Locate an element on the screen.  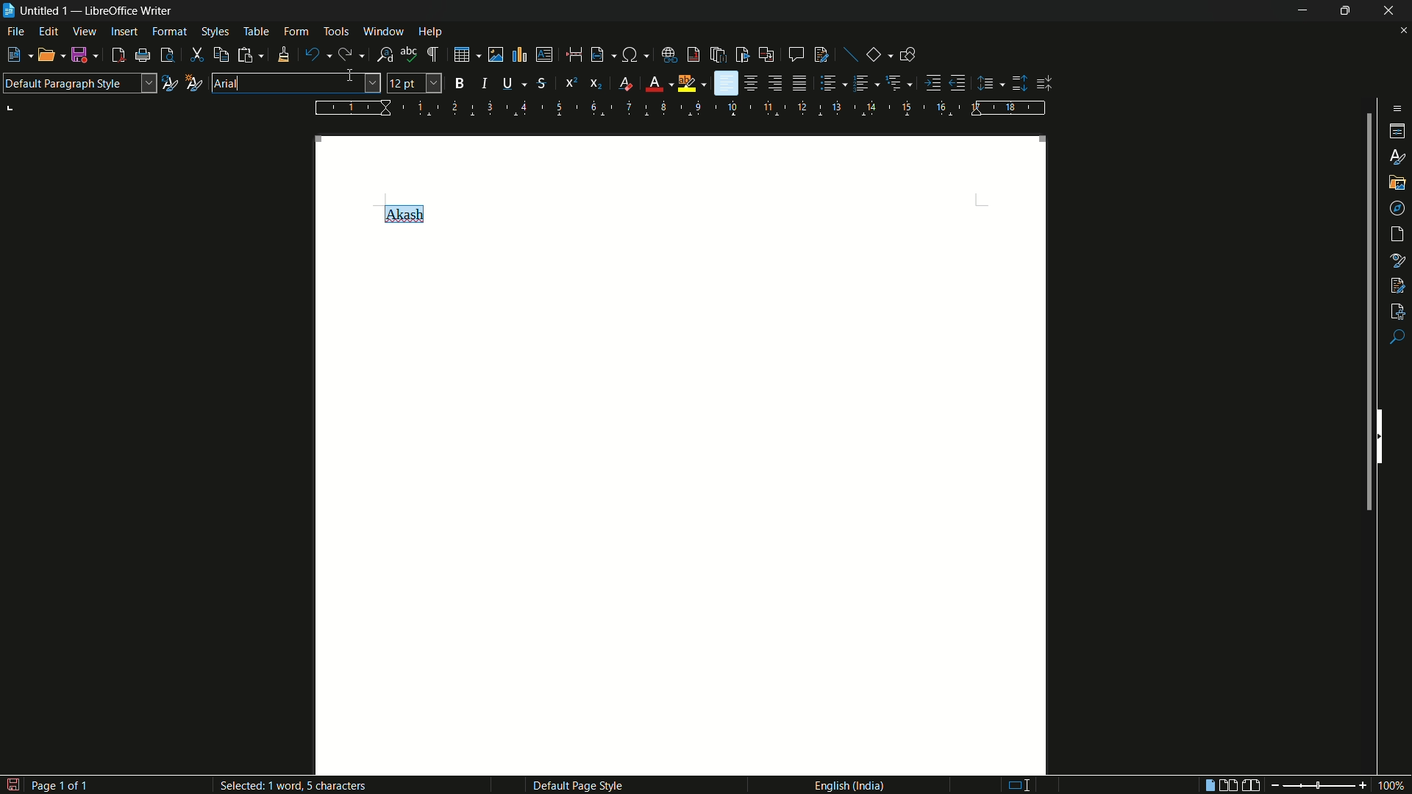
insert chart is located at coordinates (518, 54).